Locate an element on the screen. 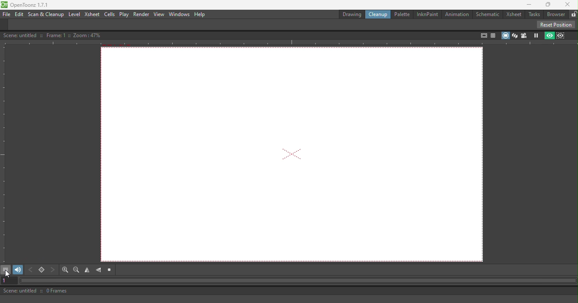  InknPaint is located at coordinates (429, 14).